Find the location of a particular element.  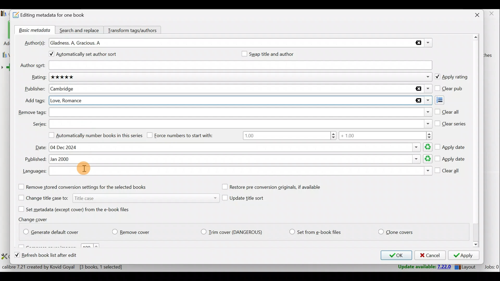

Author sort: is located at coordinates (32, 66).